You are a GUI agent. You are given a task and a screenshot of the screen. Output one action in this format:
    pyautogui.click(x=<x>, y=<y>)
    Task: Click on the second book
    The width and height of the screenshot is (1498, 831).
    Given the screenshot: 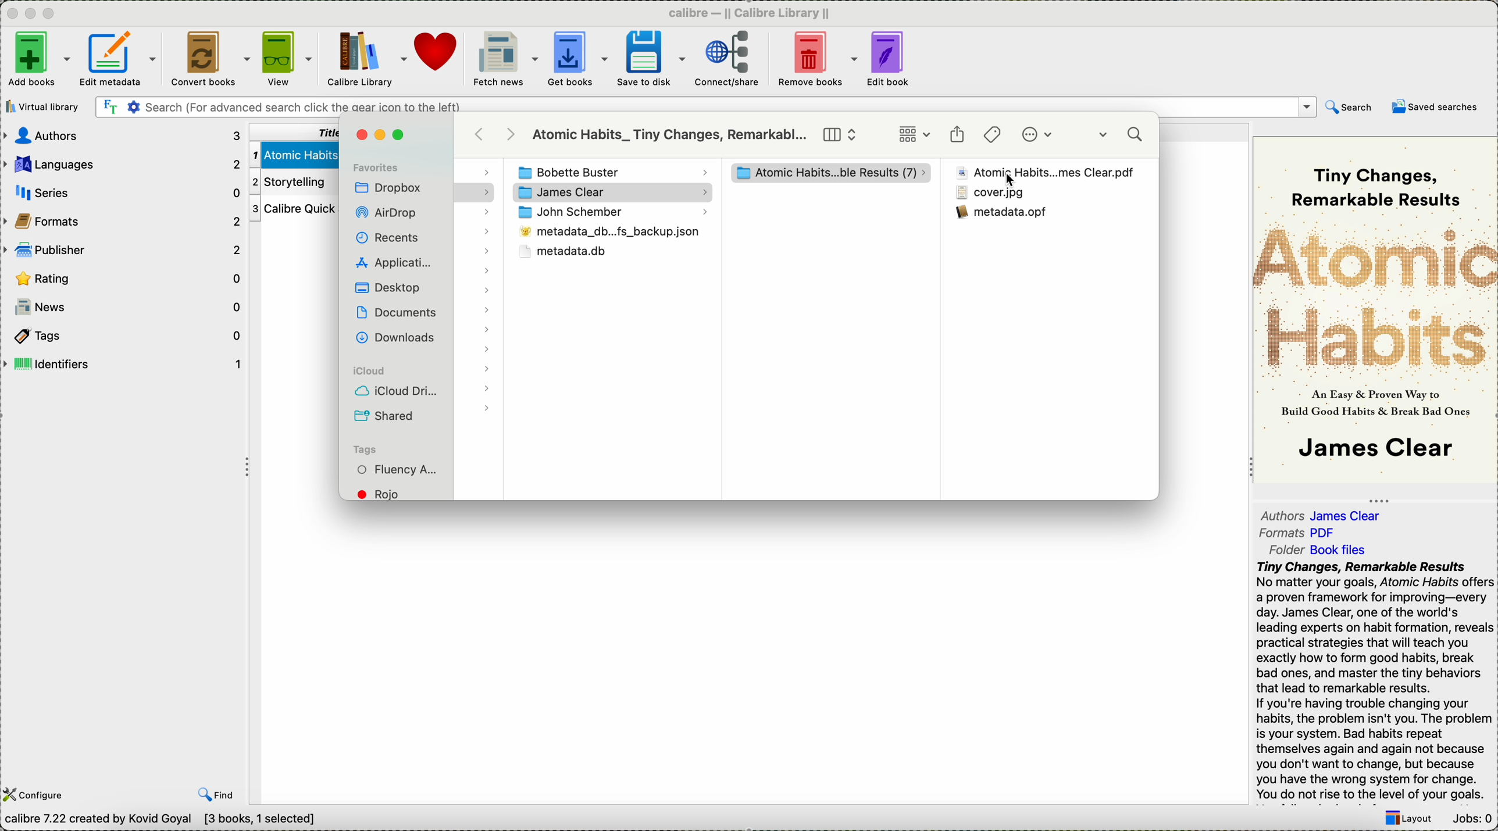 What is the action you would take?
    pyautogui.click(x=290, y=182)
    